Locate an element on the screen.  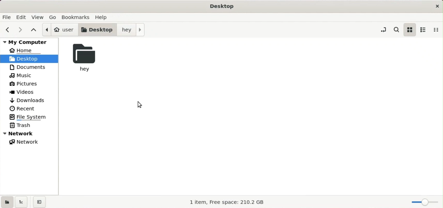
music is located at coordinates (22, 75).